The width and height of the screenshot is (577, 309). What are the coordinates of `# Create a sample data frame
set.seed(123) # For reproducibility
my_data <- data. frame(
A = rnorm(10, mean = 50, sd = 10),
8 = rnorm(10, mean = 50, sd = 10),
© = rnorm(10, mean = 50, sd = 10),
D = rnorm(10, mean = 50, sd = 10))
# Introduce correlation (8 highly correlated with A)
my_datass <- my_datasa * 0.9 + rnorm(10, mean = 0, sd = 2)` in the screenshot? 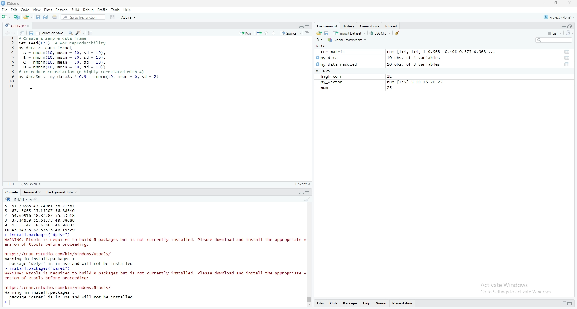 It's located at (92, 59).